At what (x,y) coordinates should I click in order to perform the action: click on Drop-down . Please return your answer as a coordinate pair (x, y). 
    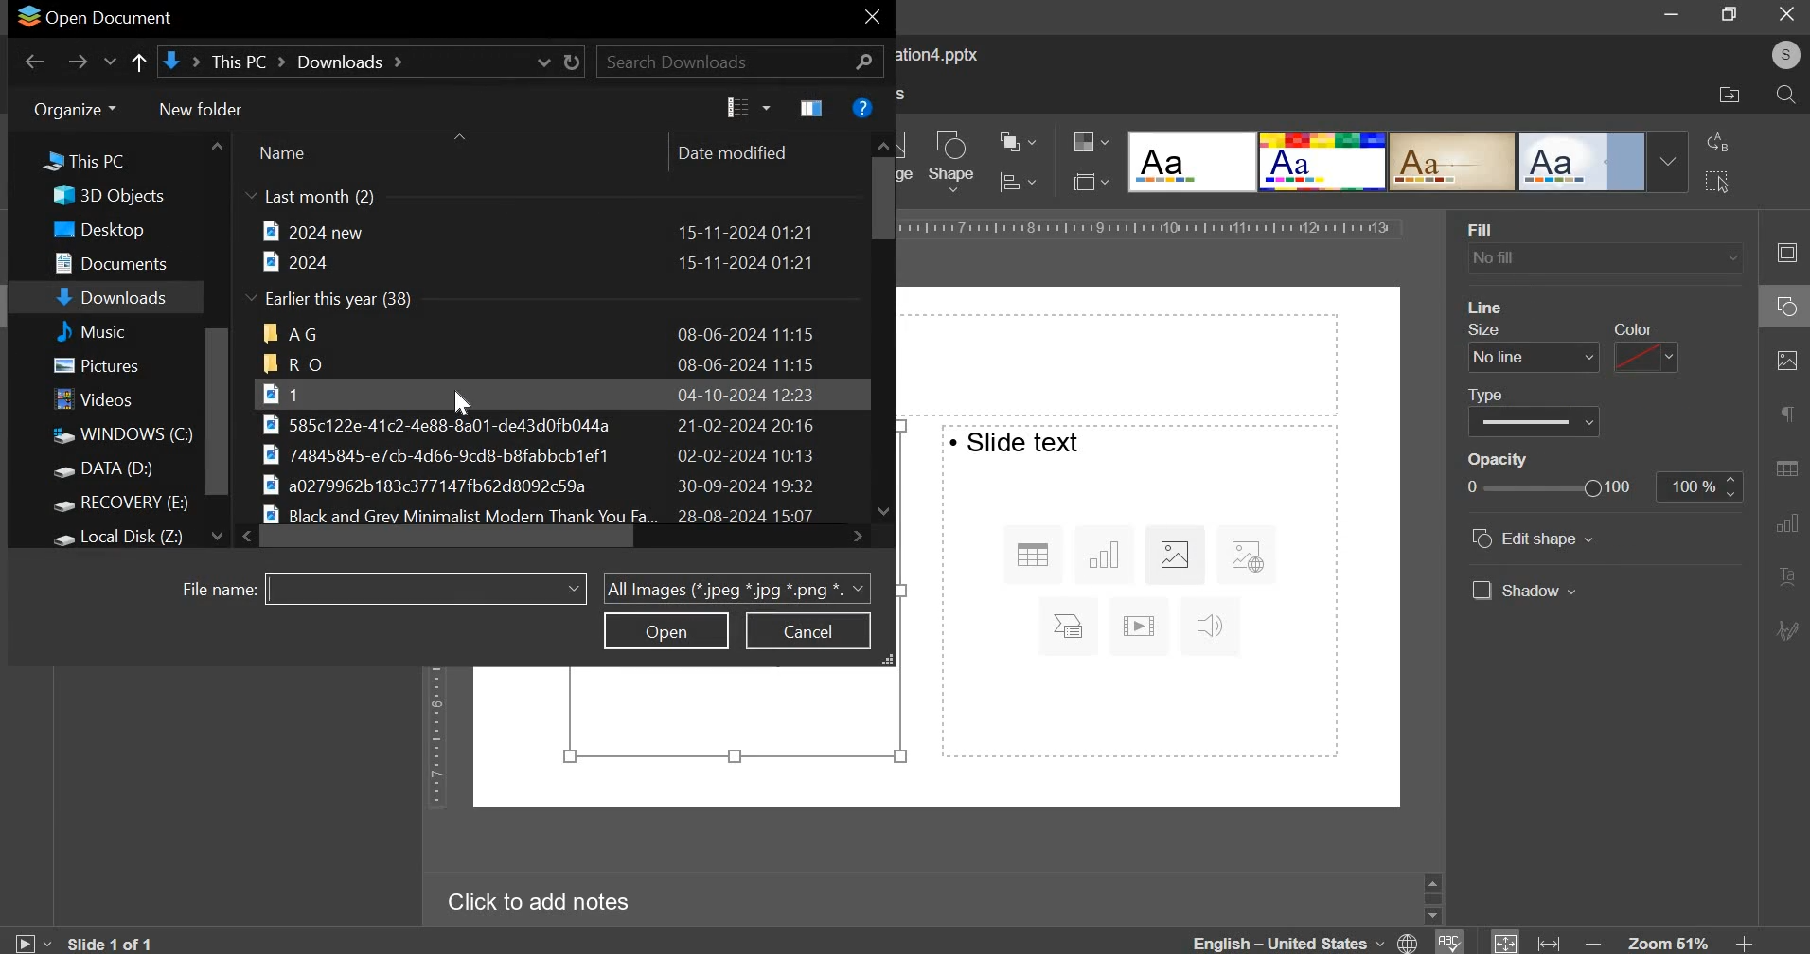
    Looking at the image, I should click on (1668, 162).